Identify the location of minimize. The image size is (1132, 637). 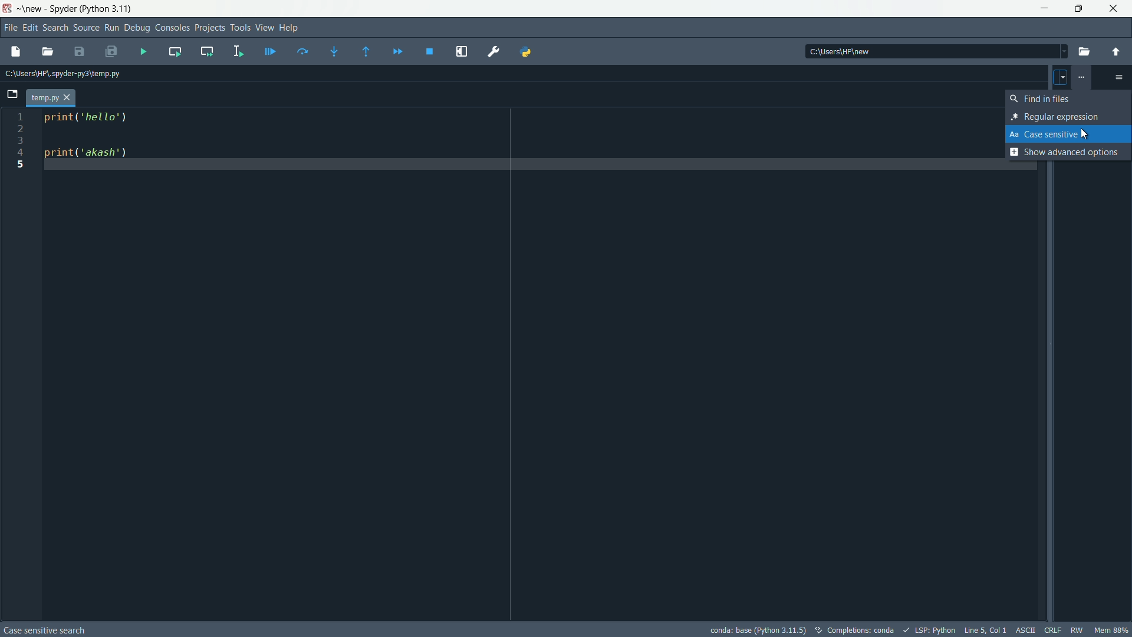
(1045, 8).